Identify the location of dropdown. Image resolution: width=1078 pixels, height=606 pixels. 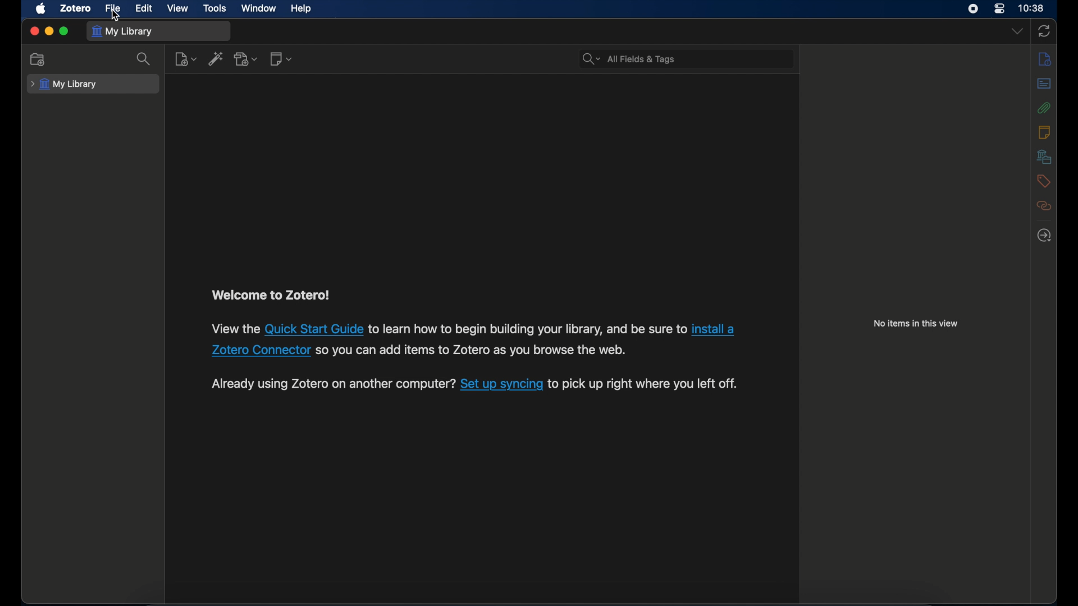
(1018, 31).